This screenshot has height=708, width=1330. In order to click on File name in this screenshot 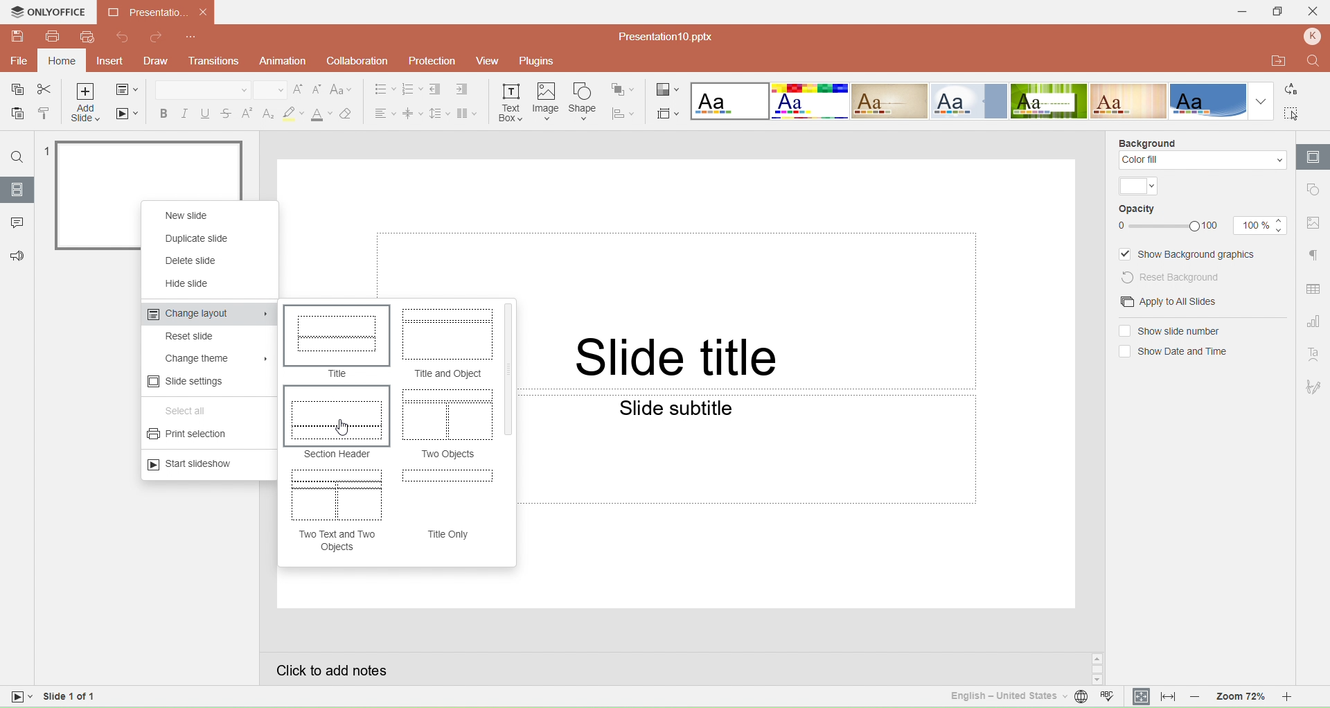, I will do `click(660, 36)`.